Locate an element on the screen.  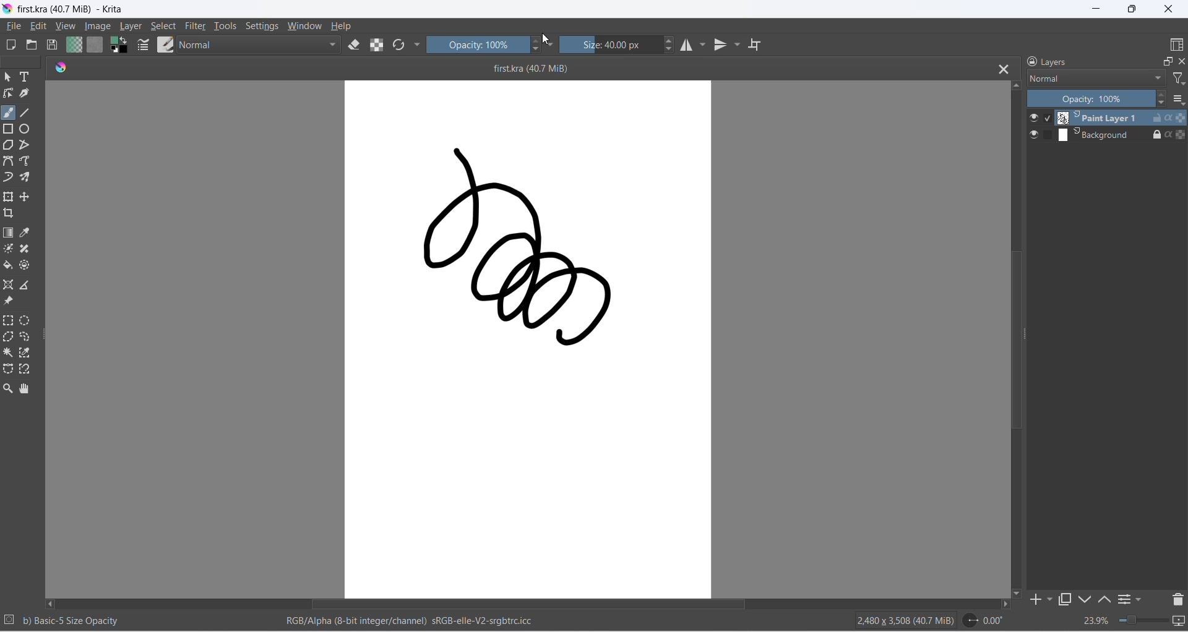
edit shapes tool is located at coordinates (8, 93).